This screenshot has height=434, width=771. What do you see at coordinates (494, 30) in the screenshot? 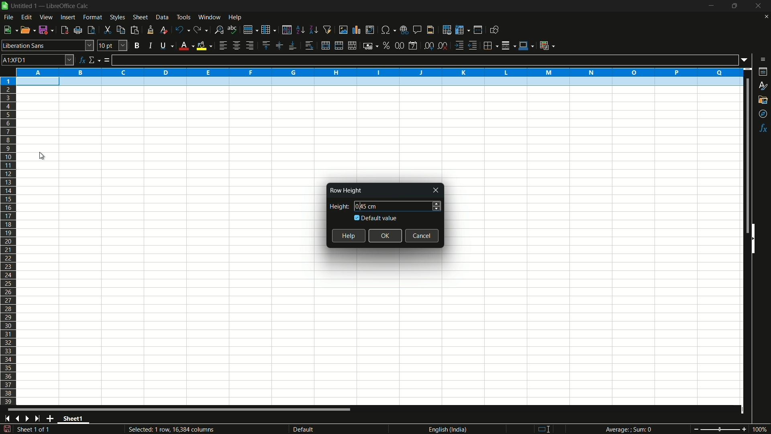
I see `show draw functions` at bounding box center [494, 30].